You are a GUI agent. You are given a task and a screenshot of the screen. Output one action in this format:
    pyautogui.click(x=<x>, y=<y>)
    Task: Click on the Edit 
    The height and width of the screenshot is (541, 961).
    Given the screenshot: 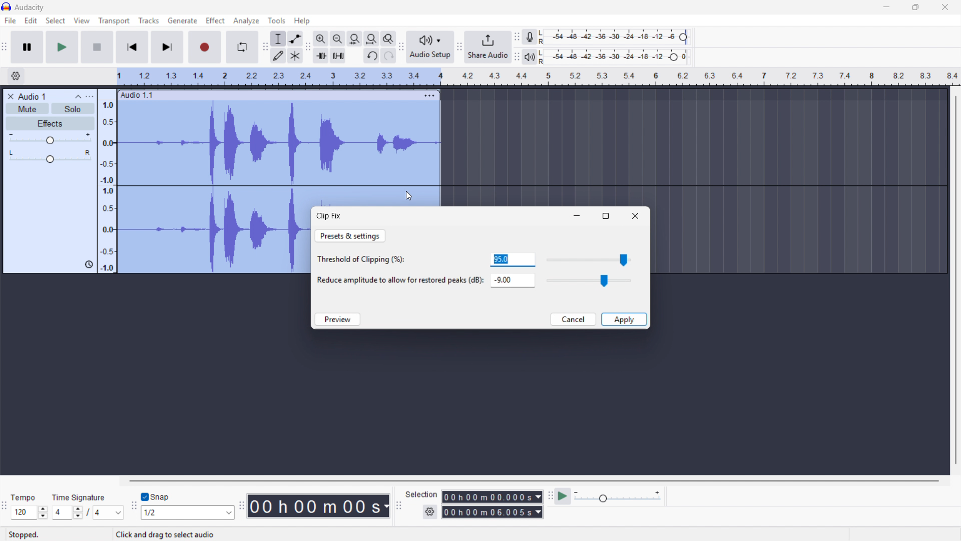 What is the action you would take?
    pyautogui.click(x=31, y=21)
    